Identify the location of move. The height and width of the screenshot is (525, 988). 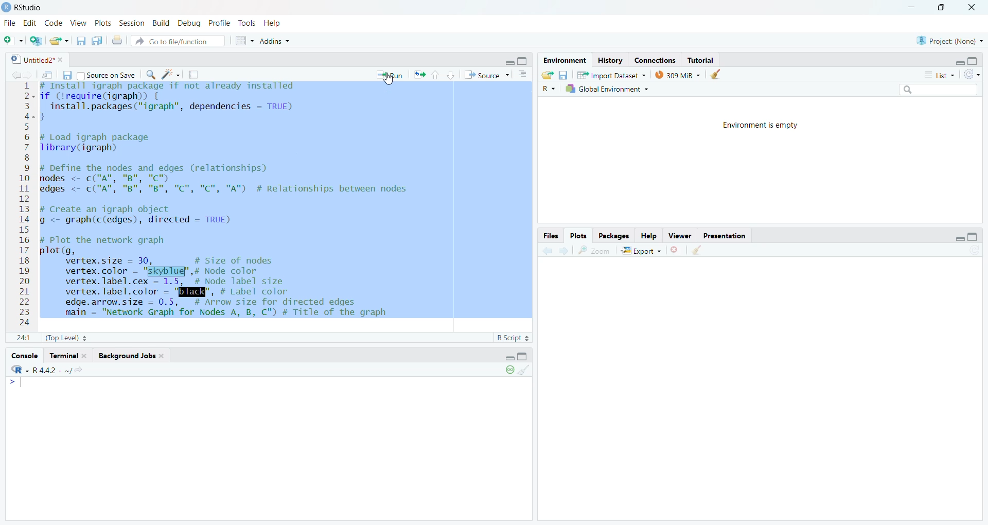
(48, 75).